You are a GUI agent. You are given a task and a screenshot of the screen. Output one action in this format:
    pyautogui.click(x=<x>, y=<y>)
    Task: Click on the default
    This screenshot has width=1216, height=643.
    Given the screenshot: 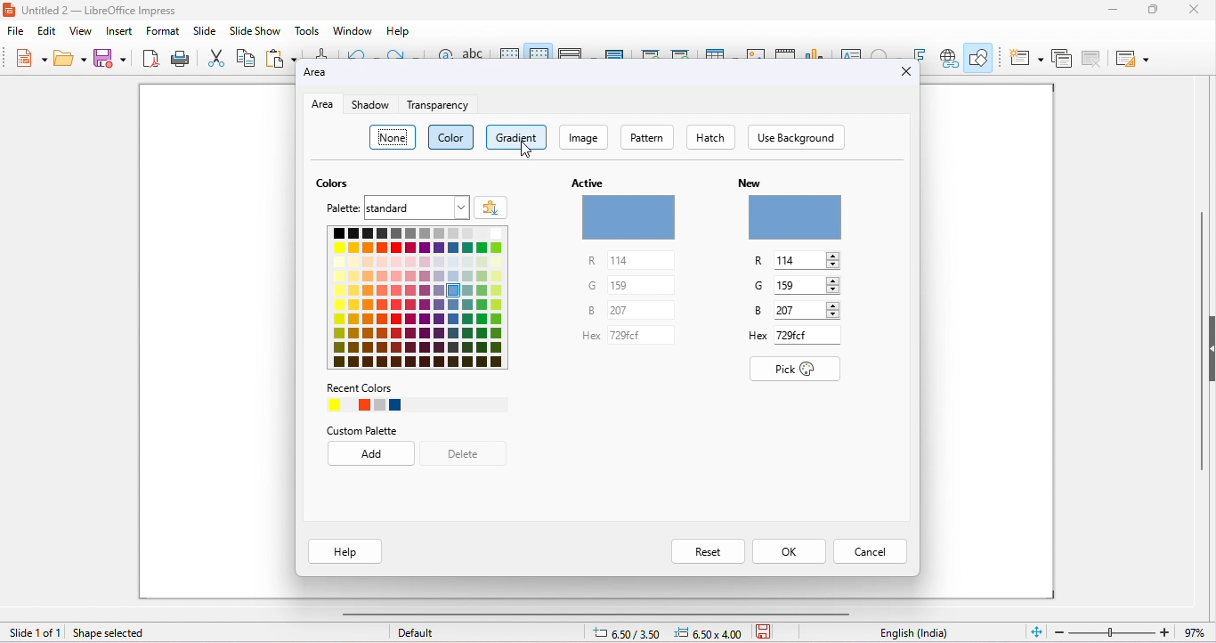 What is the action you would take?
    pyautogui.click(x=417, y=632)
    